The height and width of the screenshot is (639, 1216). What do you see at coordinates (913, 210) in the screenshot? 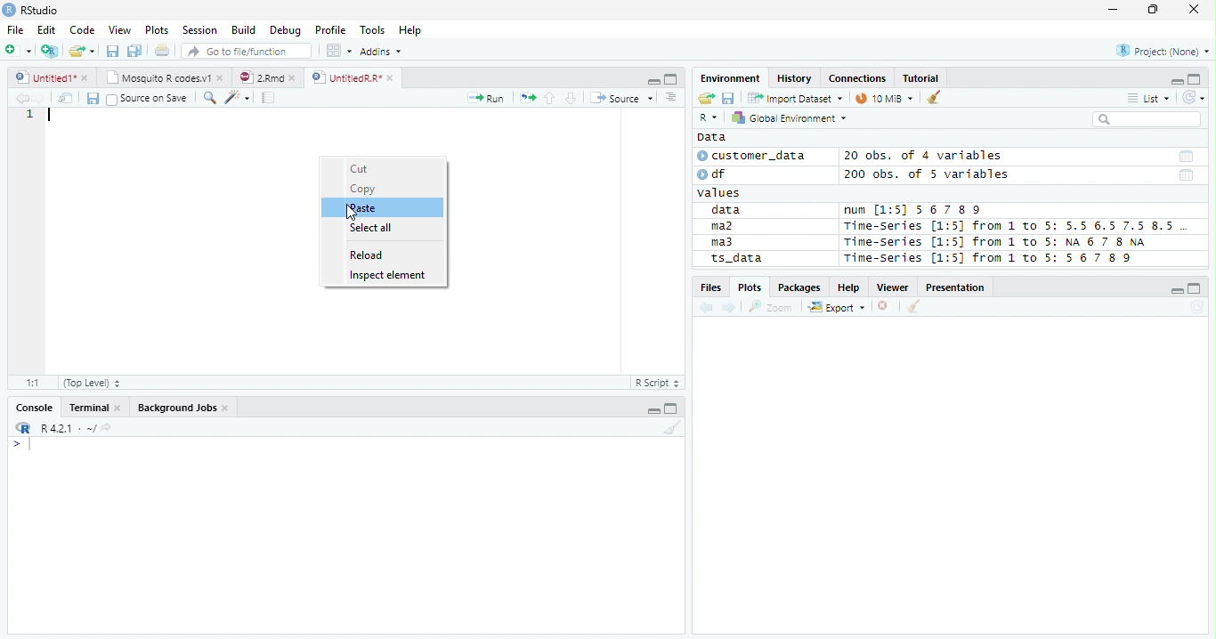
I see `num [1:5] 567 89` at bounding box center [913, 210].